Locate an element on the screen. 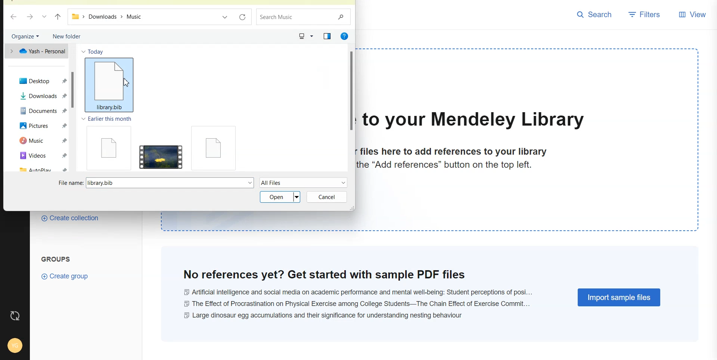 Image resolution: width=717 pixels, height=360 pixels. Go back is located at coordinates (13, 16).